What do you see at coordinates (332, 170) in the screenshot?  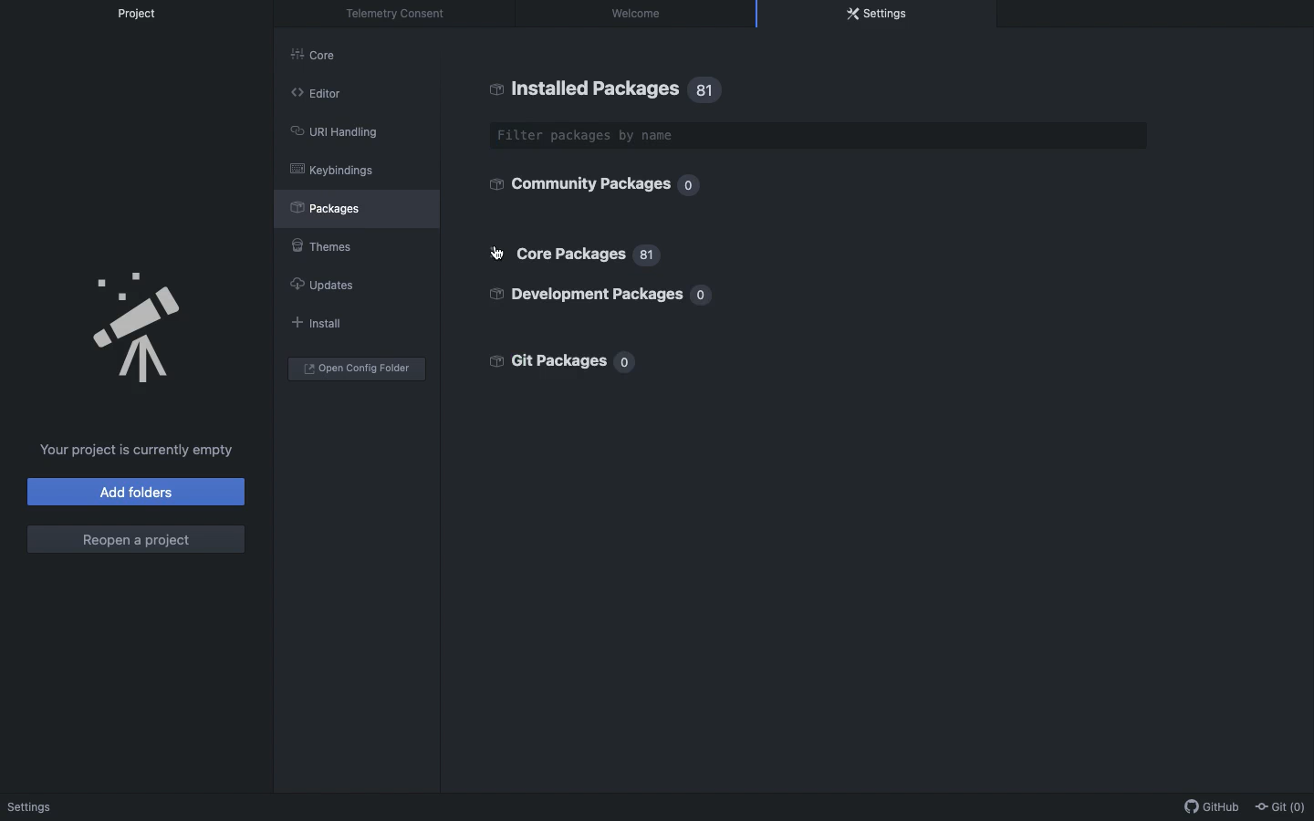 I see `Keybindings` at bounding box center [332, 170].